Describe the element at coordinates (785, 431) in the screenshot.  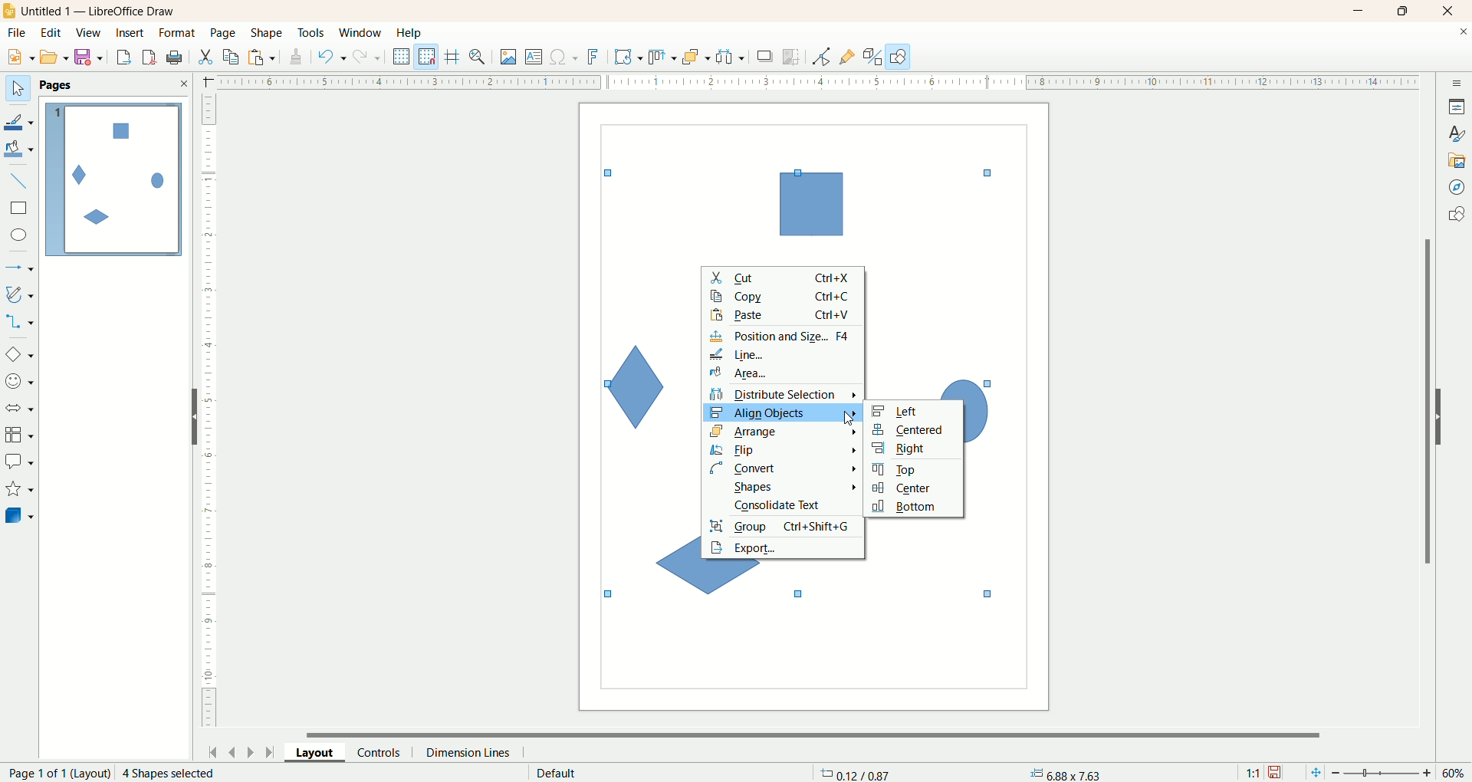
I see `arrange` at that location.